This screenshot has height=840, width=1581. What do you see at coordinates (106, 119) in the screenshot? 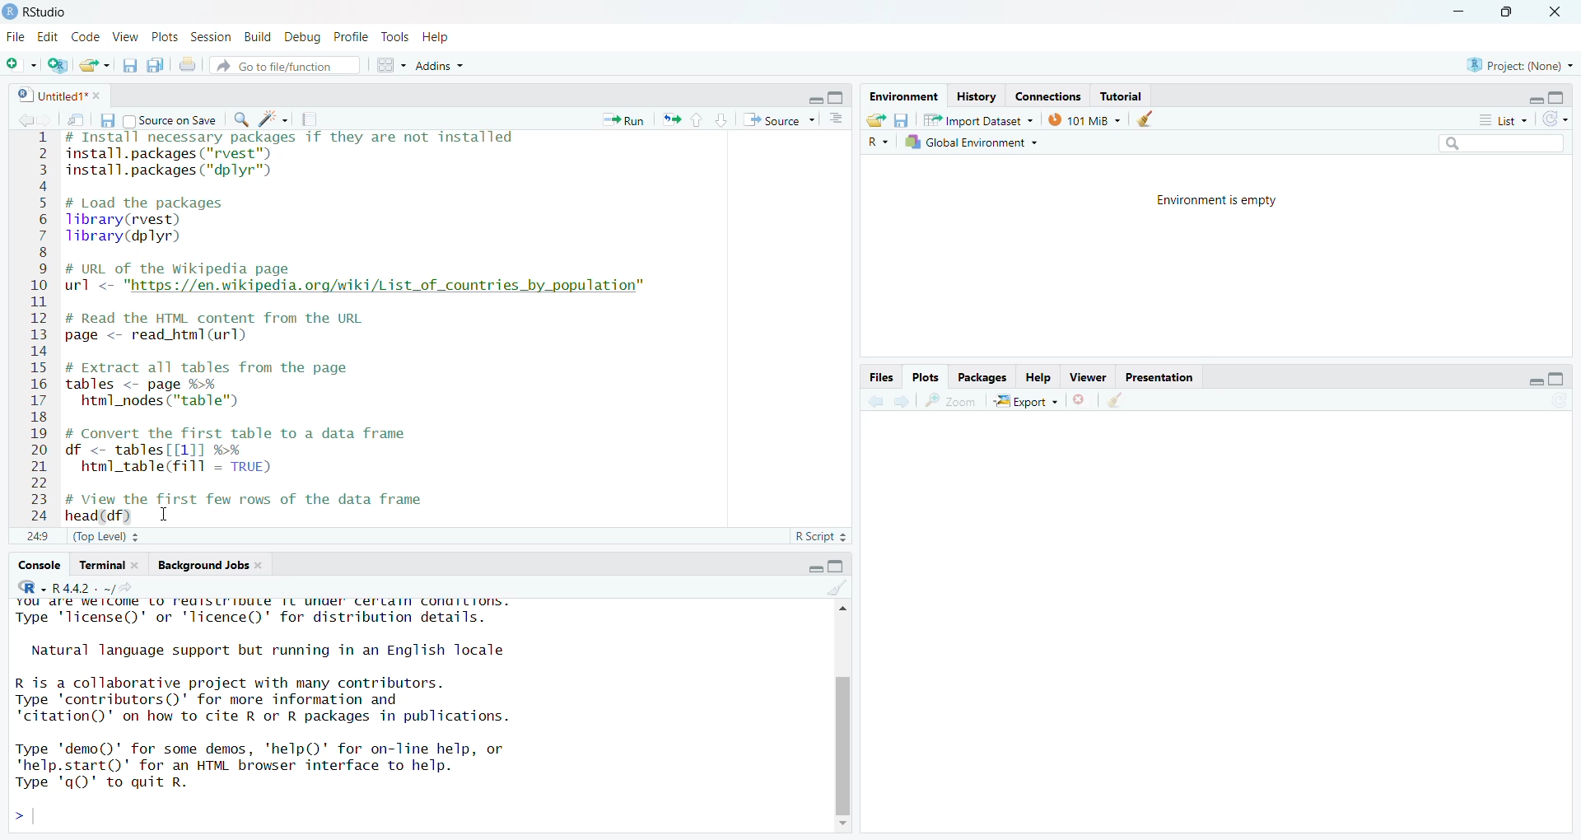
I see `save` at bounding box center [106, 119].